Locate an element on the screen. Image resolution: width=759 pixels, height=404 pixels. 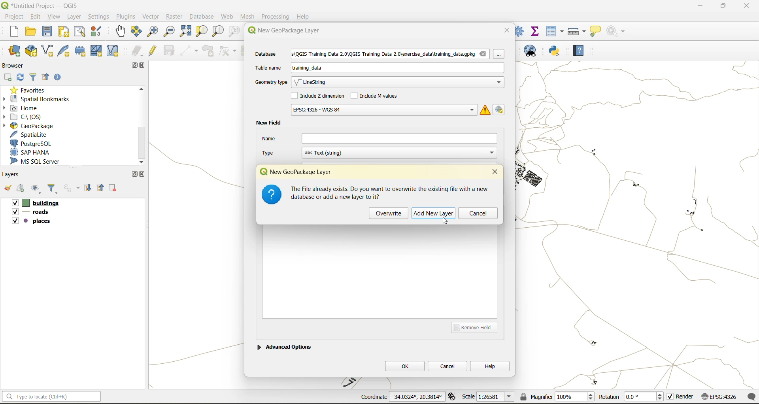
filter is located at coordinates (33, 78).